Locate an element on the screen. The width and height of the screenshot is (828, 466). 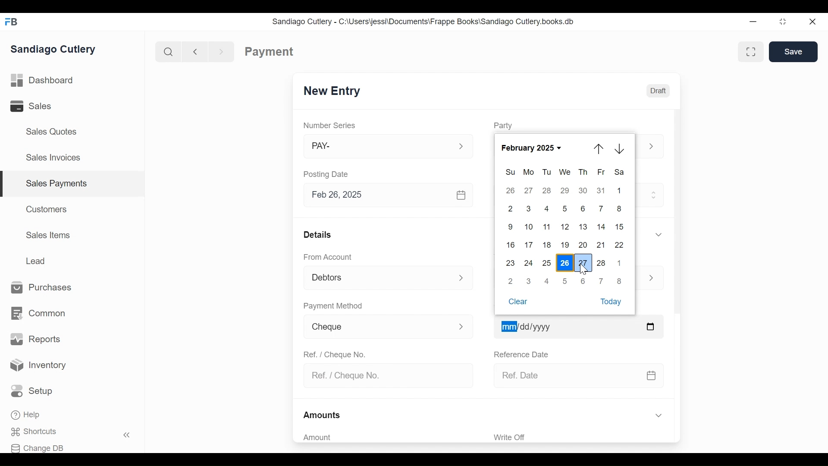
Minimize is located at coordinates (753, 22).